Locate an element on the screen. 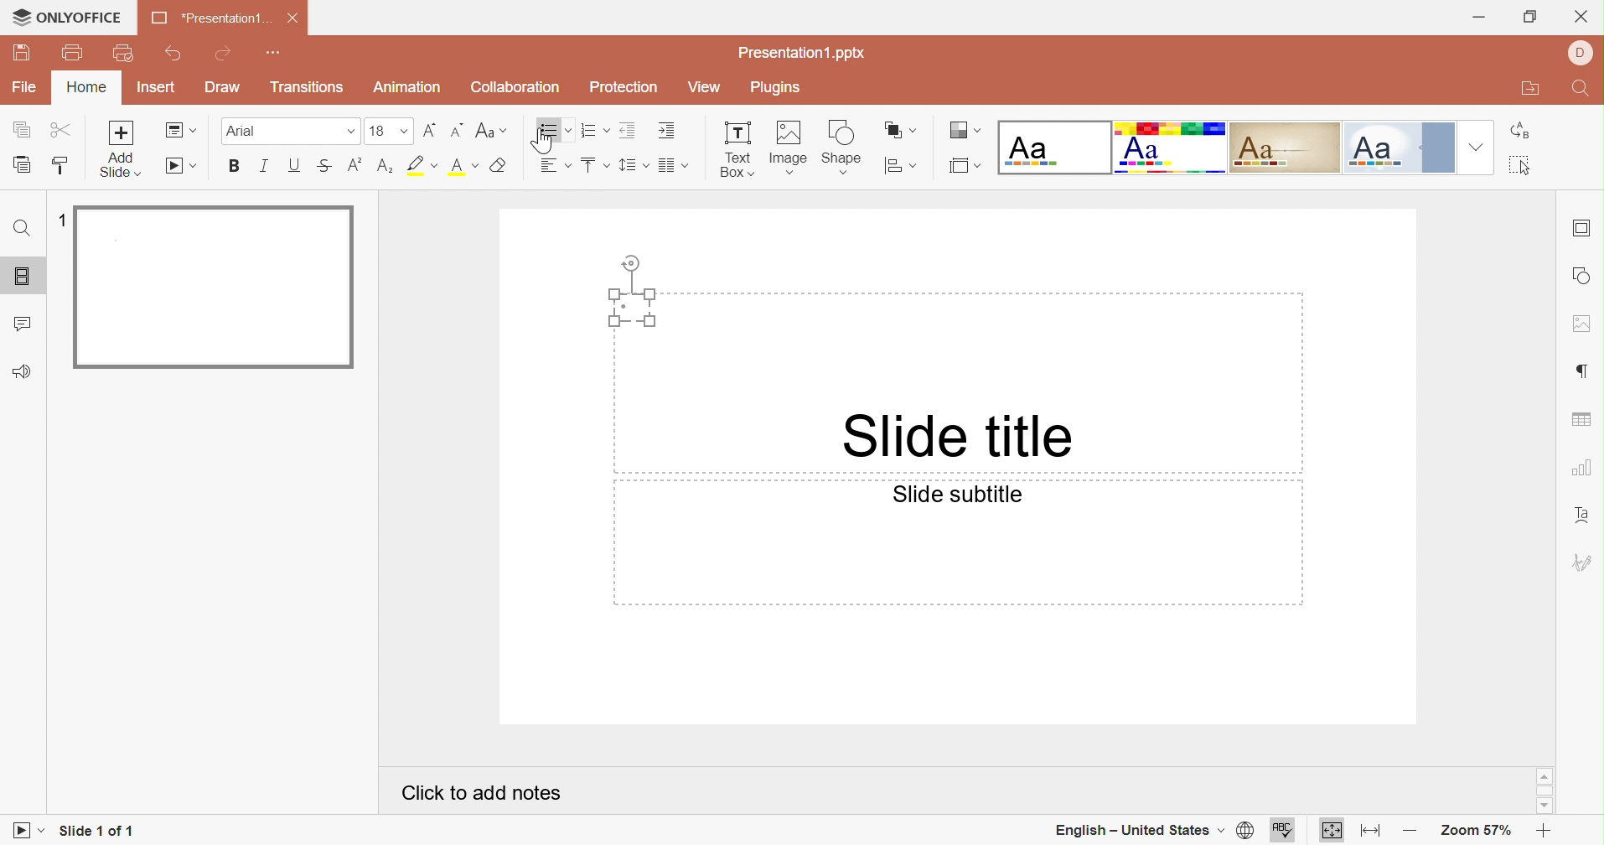  signature settings is located at coordinates (1585, 563).